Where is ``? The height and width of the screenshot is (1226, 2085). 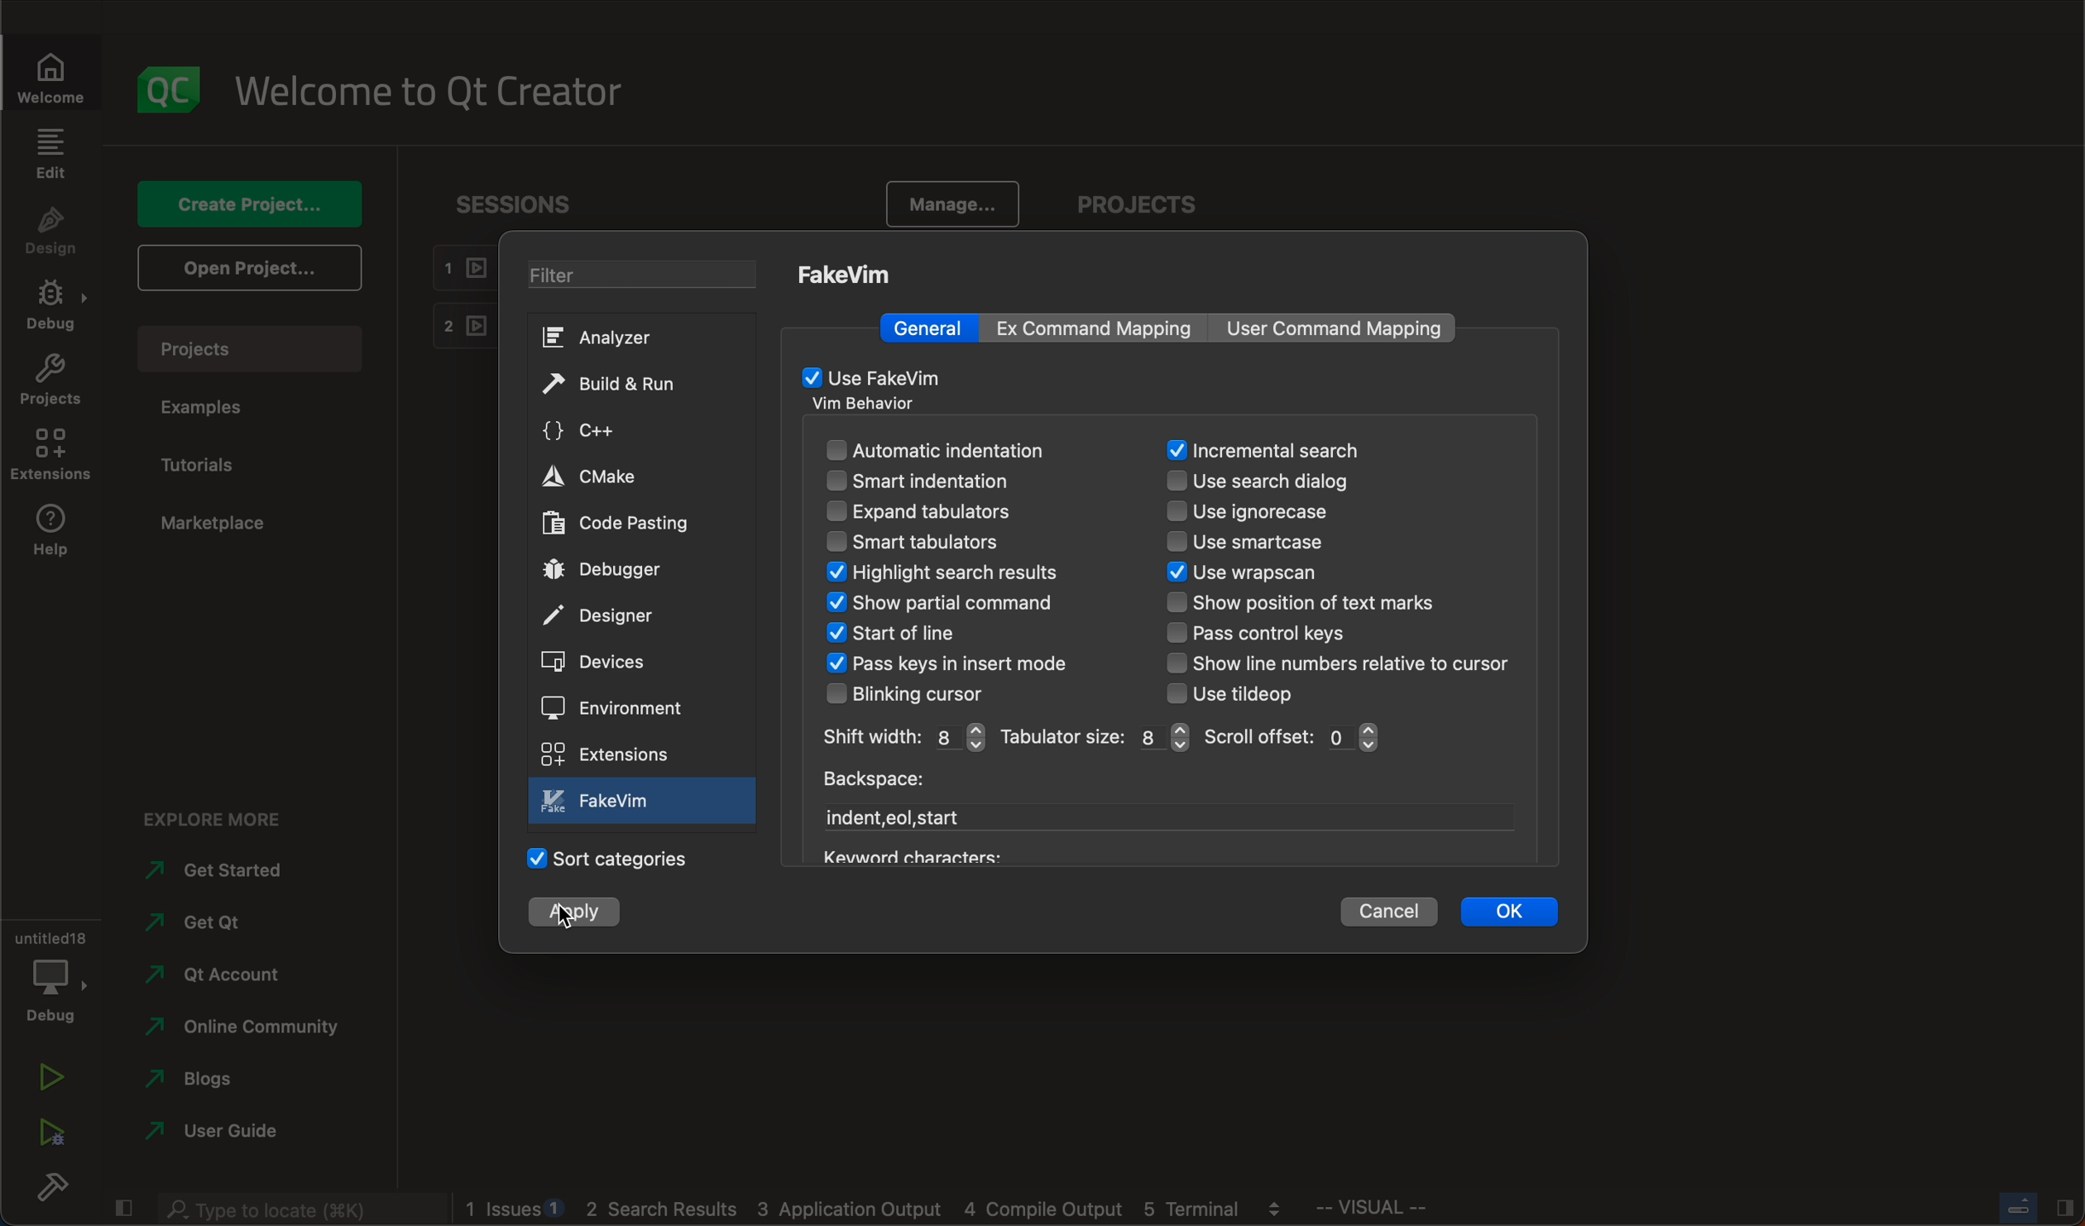  is located at coordinates (848, 1206).